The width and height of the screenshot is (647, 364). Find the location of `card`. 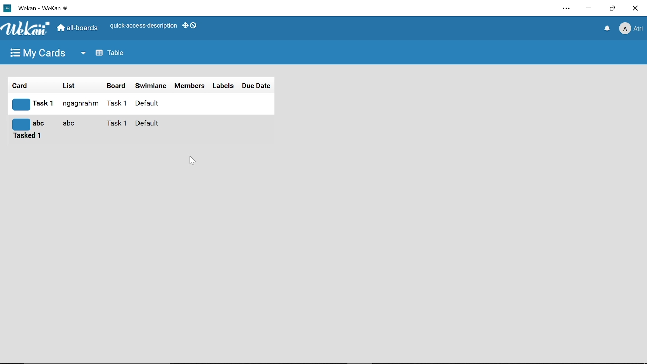

card is located at coordinates (22, 85).